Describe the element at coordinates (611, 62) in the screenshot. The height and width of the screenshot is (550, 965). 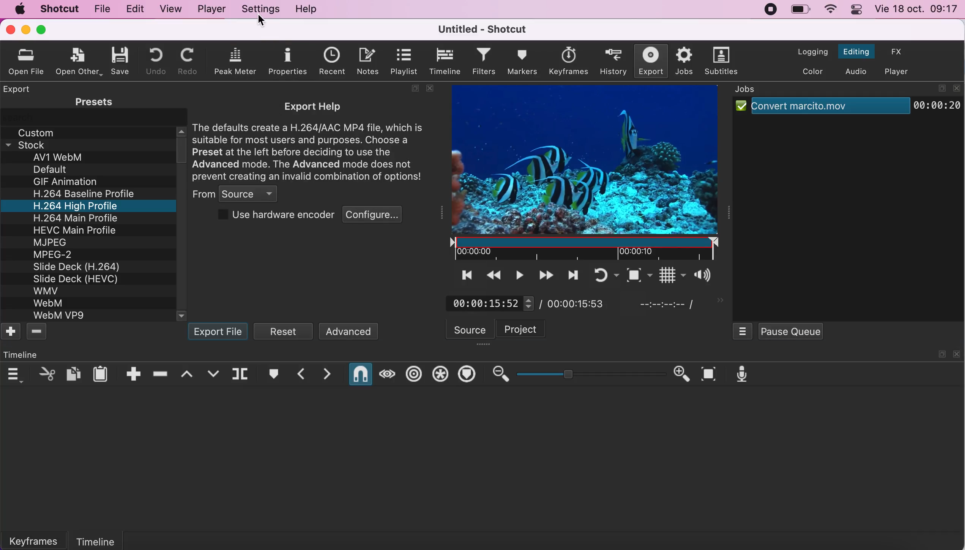
I see `history` at that location.